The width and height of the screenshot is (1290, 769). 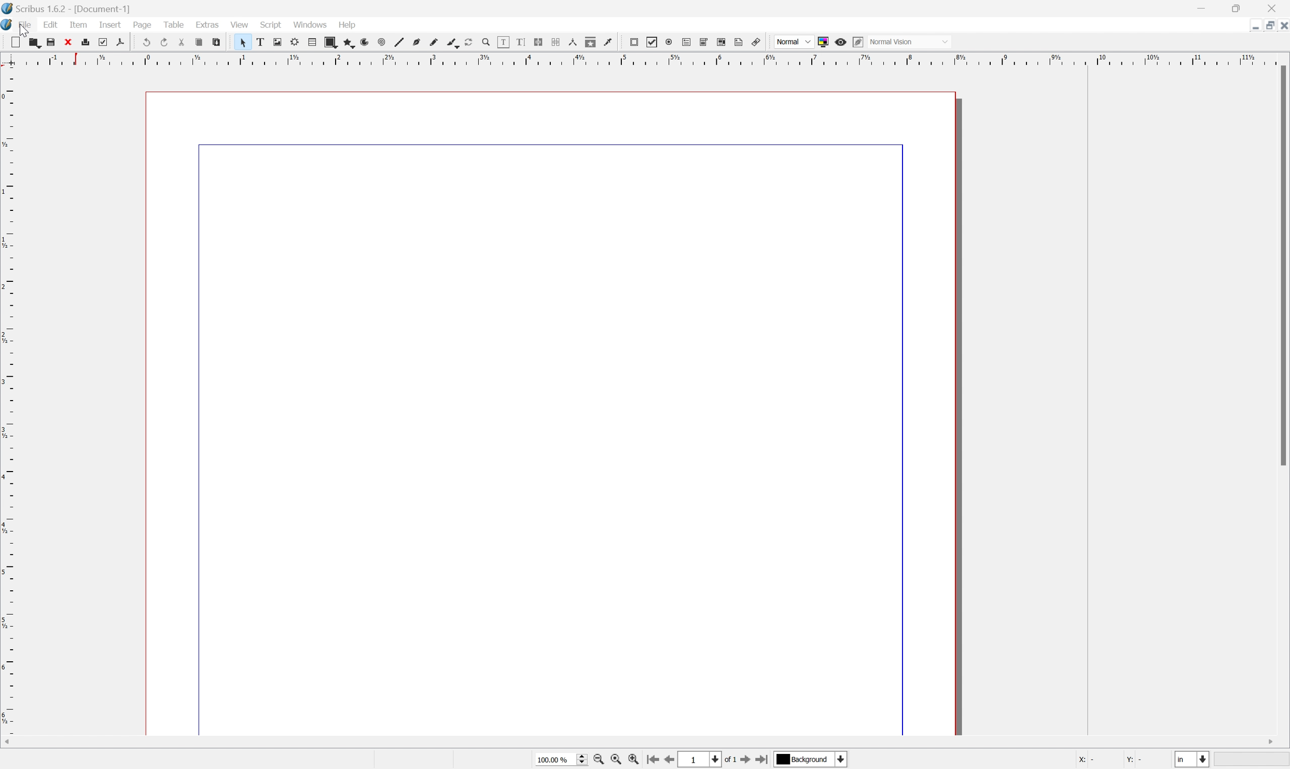 I want to click on Minimize, so click(x=1204, y=7).